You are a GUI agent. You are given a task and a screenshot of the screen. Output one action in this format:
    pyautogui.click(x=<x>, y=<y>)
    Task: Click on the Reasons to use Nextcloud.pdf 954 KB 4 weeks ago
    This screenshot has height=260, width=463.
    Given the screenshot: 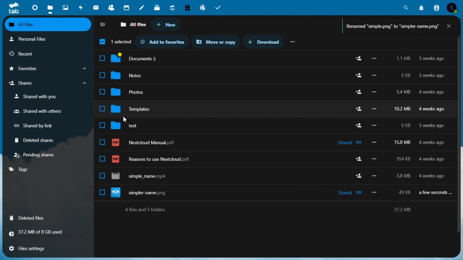 What is the action you would take?
    pyautogui.click(x=275, y=156)
    